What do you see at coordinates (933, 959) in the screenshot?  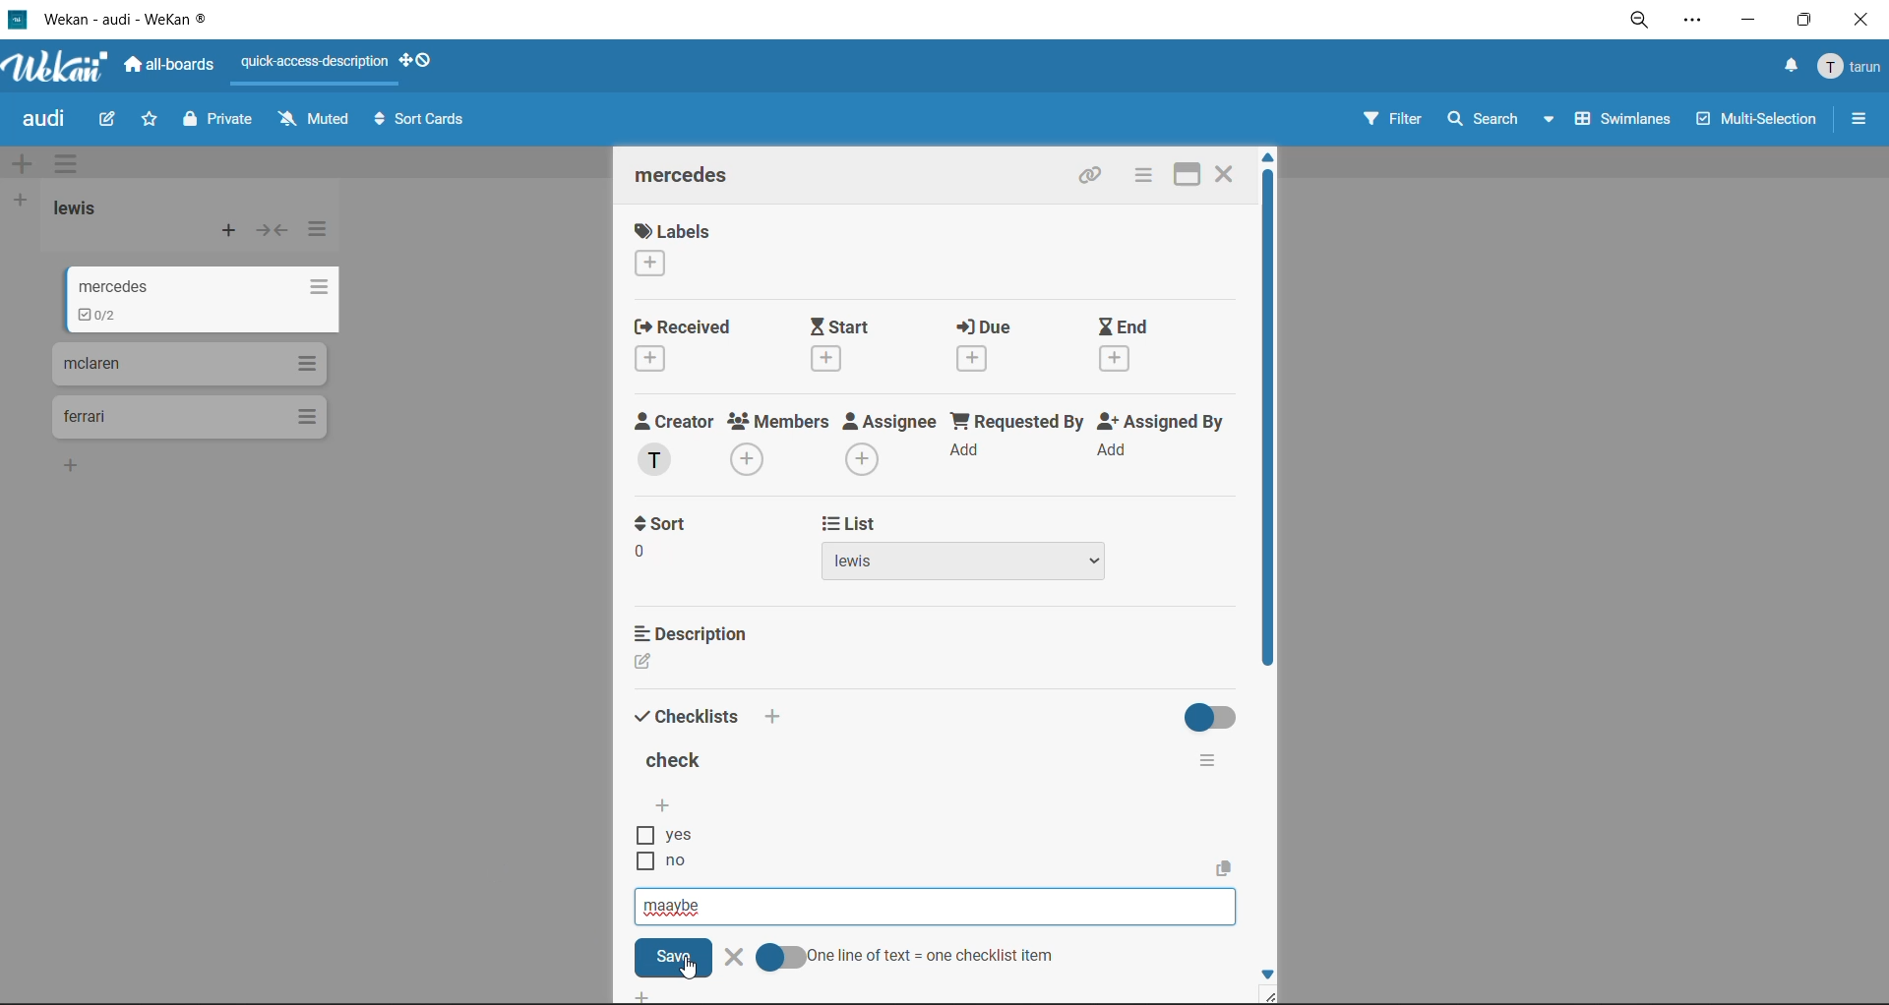 I see `one line of text = one checklist item` at bounding box center [933, 959].